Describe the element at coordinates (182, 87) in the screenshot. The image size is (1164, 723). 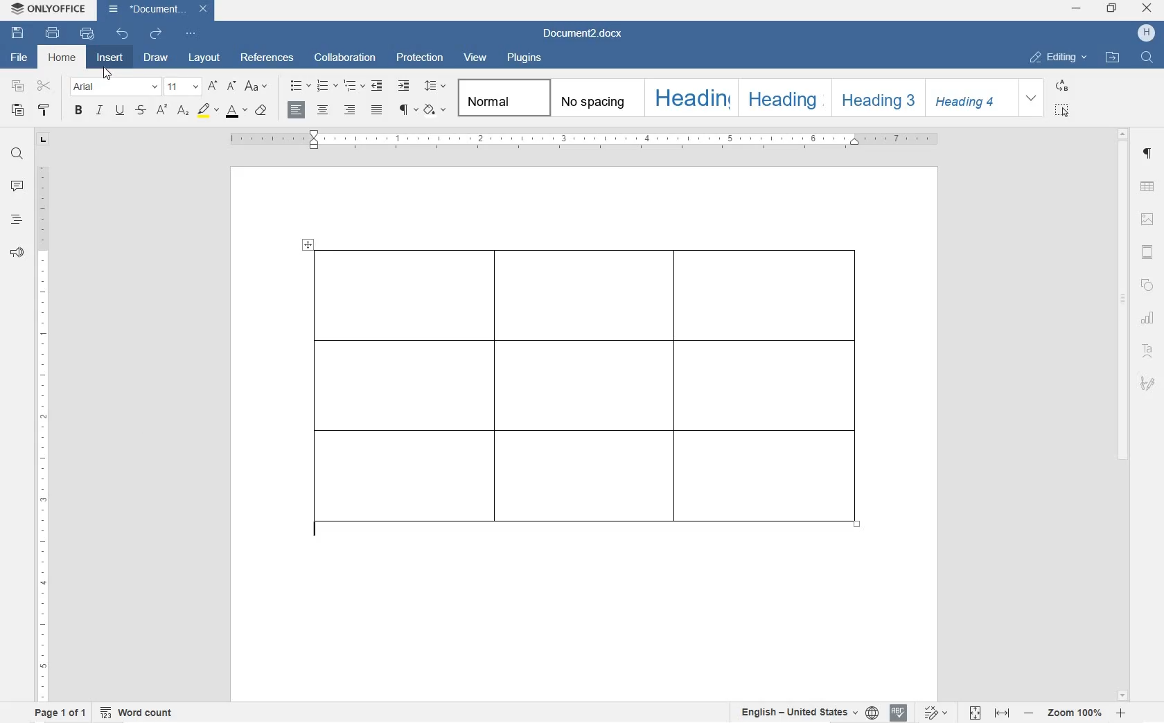
I see `font size` at that location.